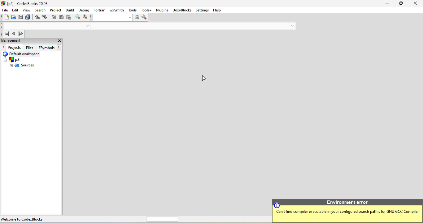 The height and width of the screenshot is (223, 423). Describe the element at coordinates (14, 60) in the screenshot. I see `p2` at that location.